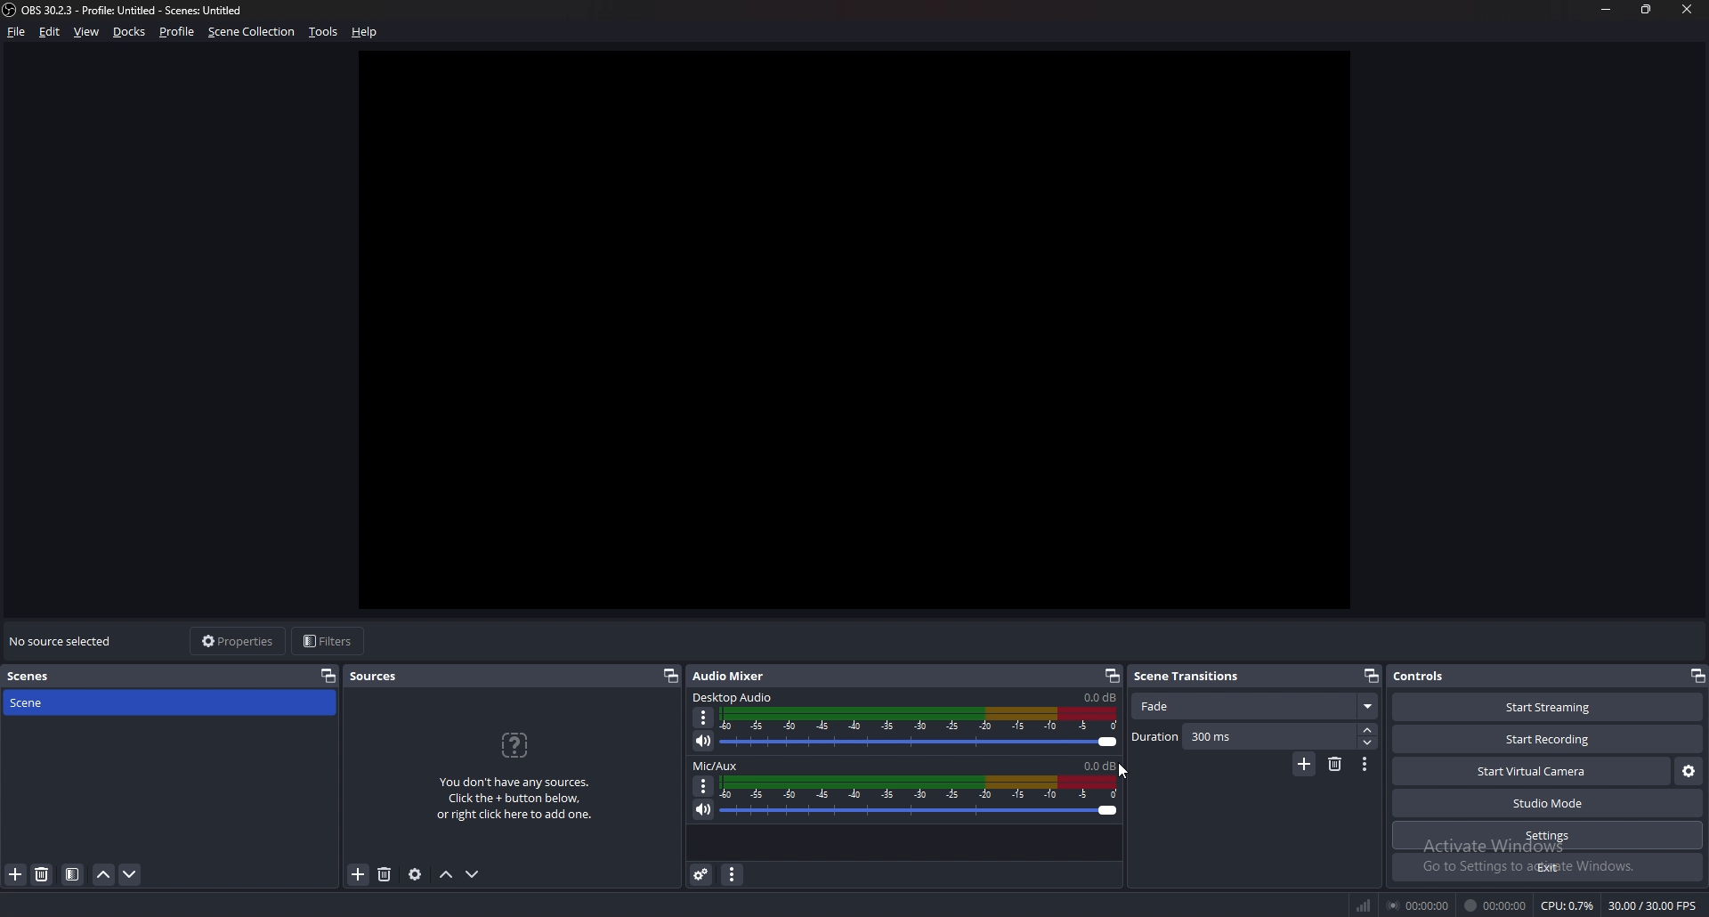 The image size is (1709, 917). I want to click on add source, so click(360, 873).